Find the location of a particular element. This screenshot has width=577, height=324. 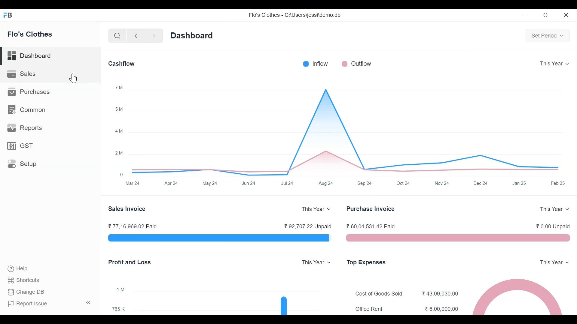

Expand is located at coordinates (330, 262).